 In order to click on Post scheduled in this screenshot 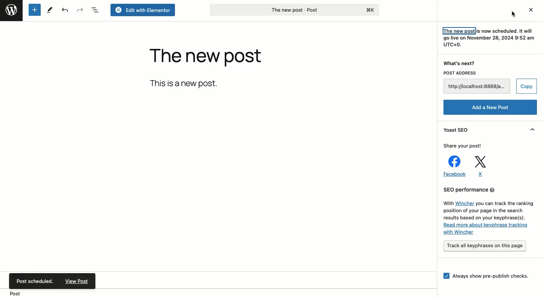, I will do `click(35, 280)`.